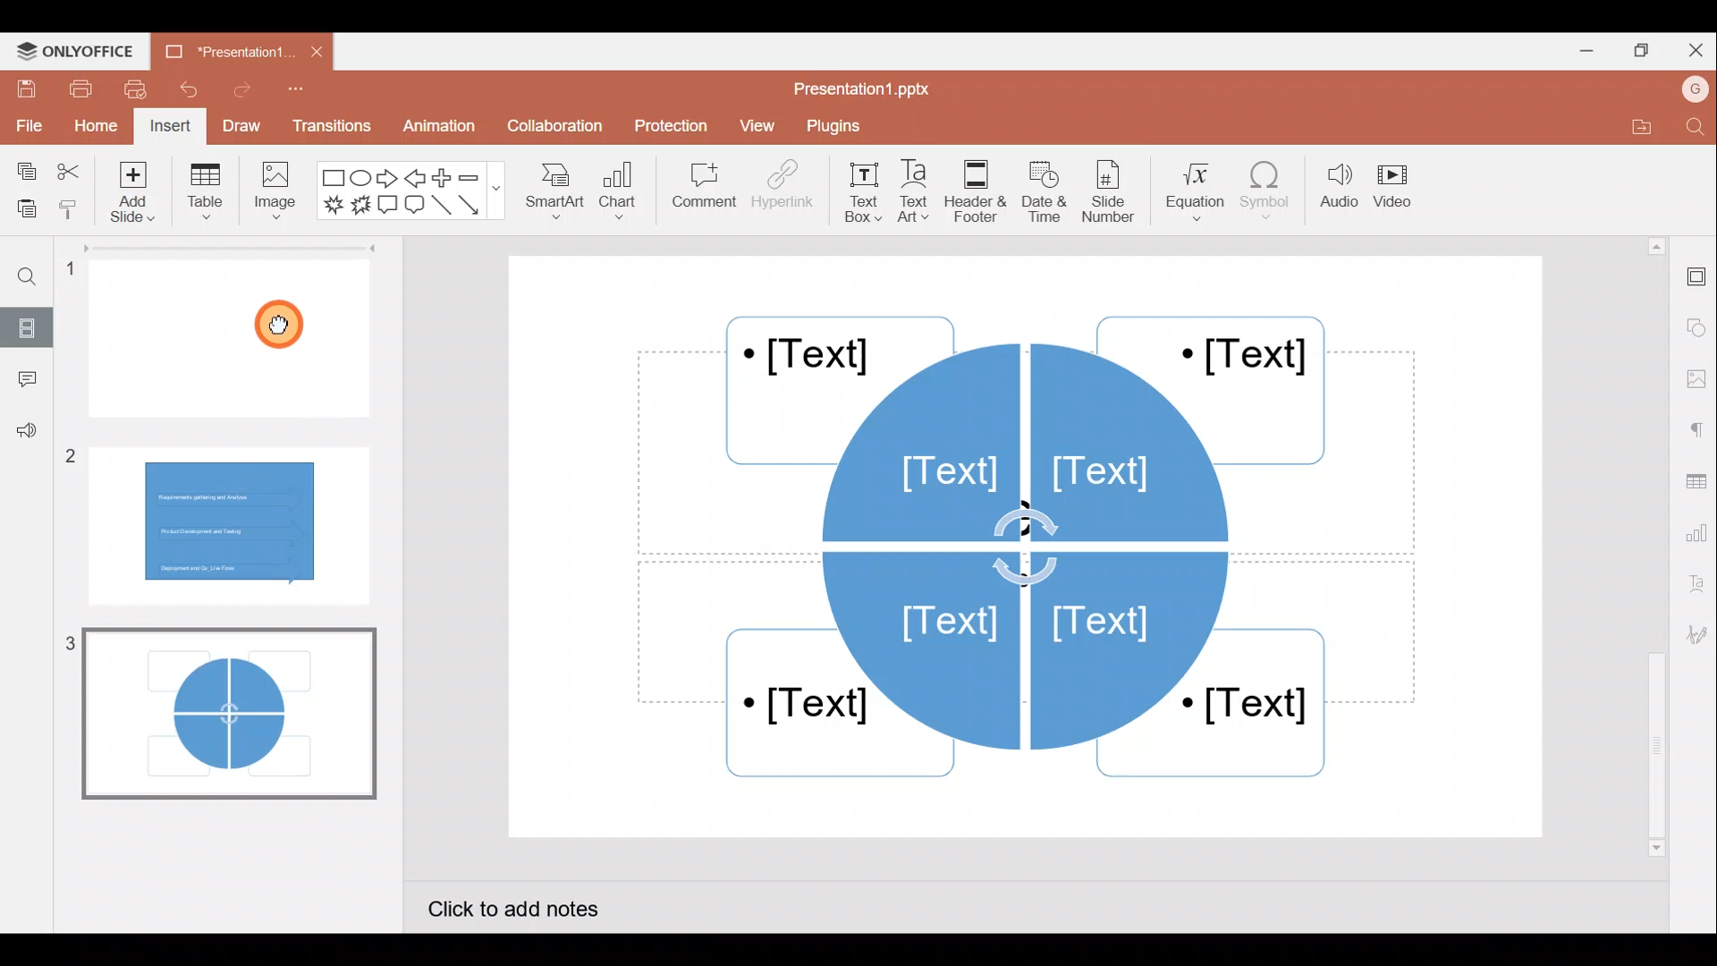 The height and width of the screenshot is (966, 1717). What do you see at coordinates (441, 206) in the screenshot?
I see `Line` at bounding box center [441, 206].